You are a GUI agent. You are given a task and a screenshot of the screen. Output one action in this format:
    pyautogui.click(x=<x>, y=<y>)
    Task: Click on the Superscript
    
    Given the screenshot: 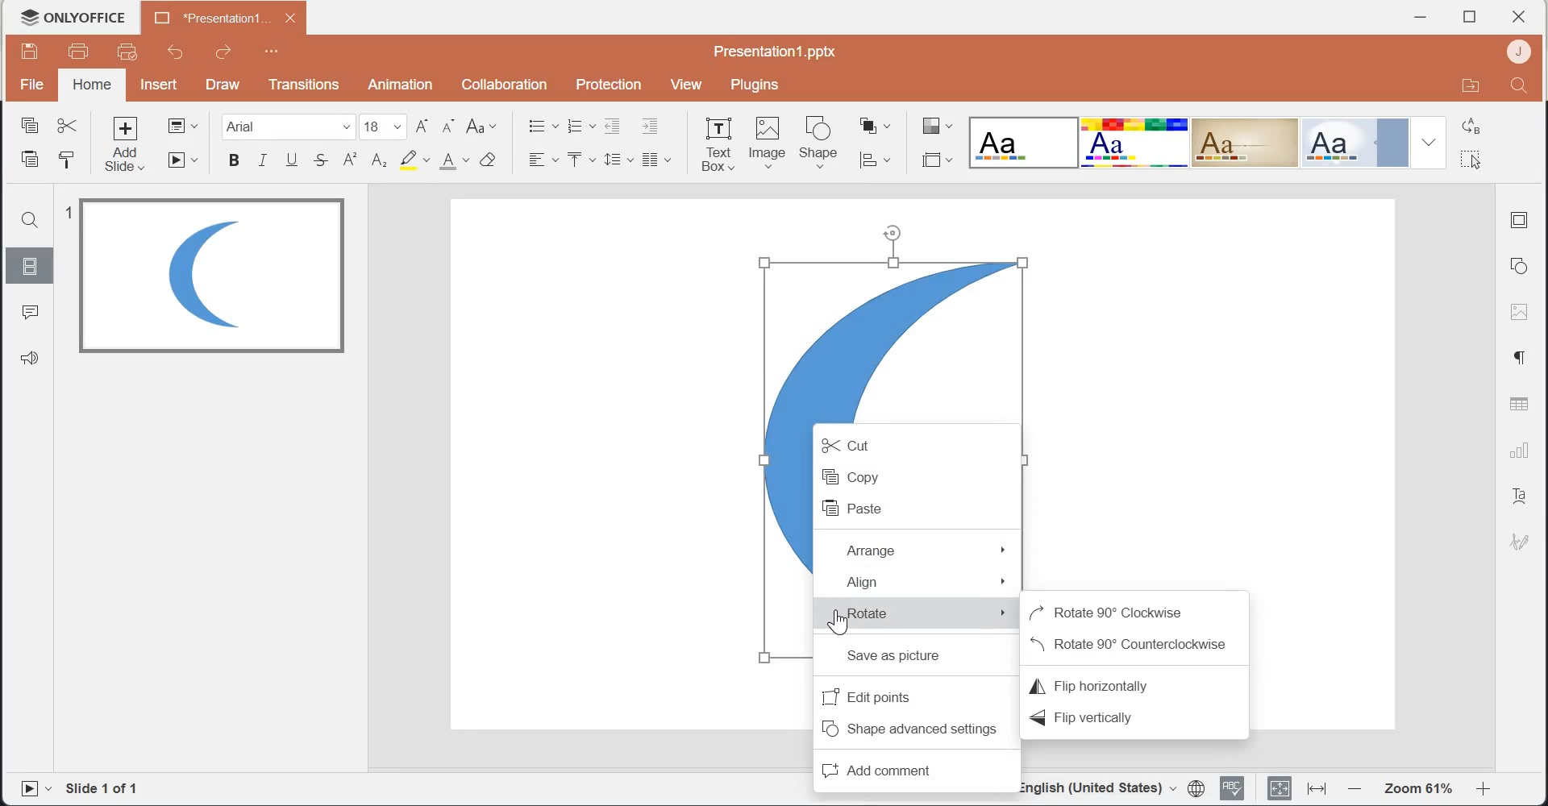 What is the action you would take?
    pyautogui.click(x=348, y=160)
    